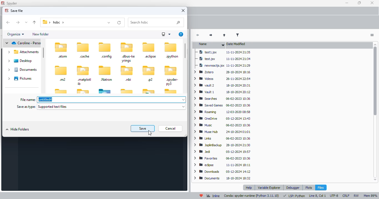 This screenshot has height=199, width=379. Describe the element at coordinates (22, 79) in the screenshot. I see `pictures` at that location.